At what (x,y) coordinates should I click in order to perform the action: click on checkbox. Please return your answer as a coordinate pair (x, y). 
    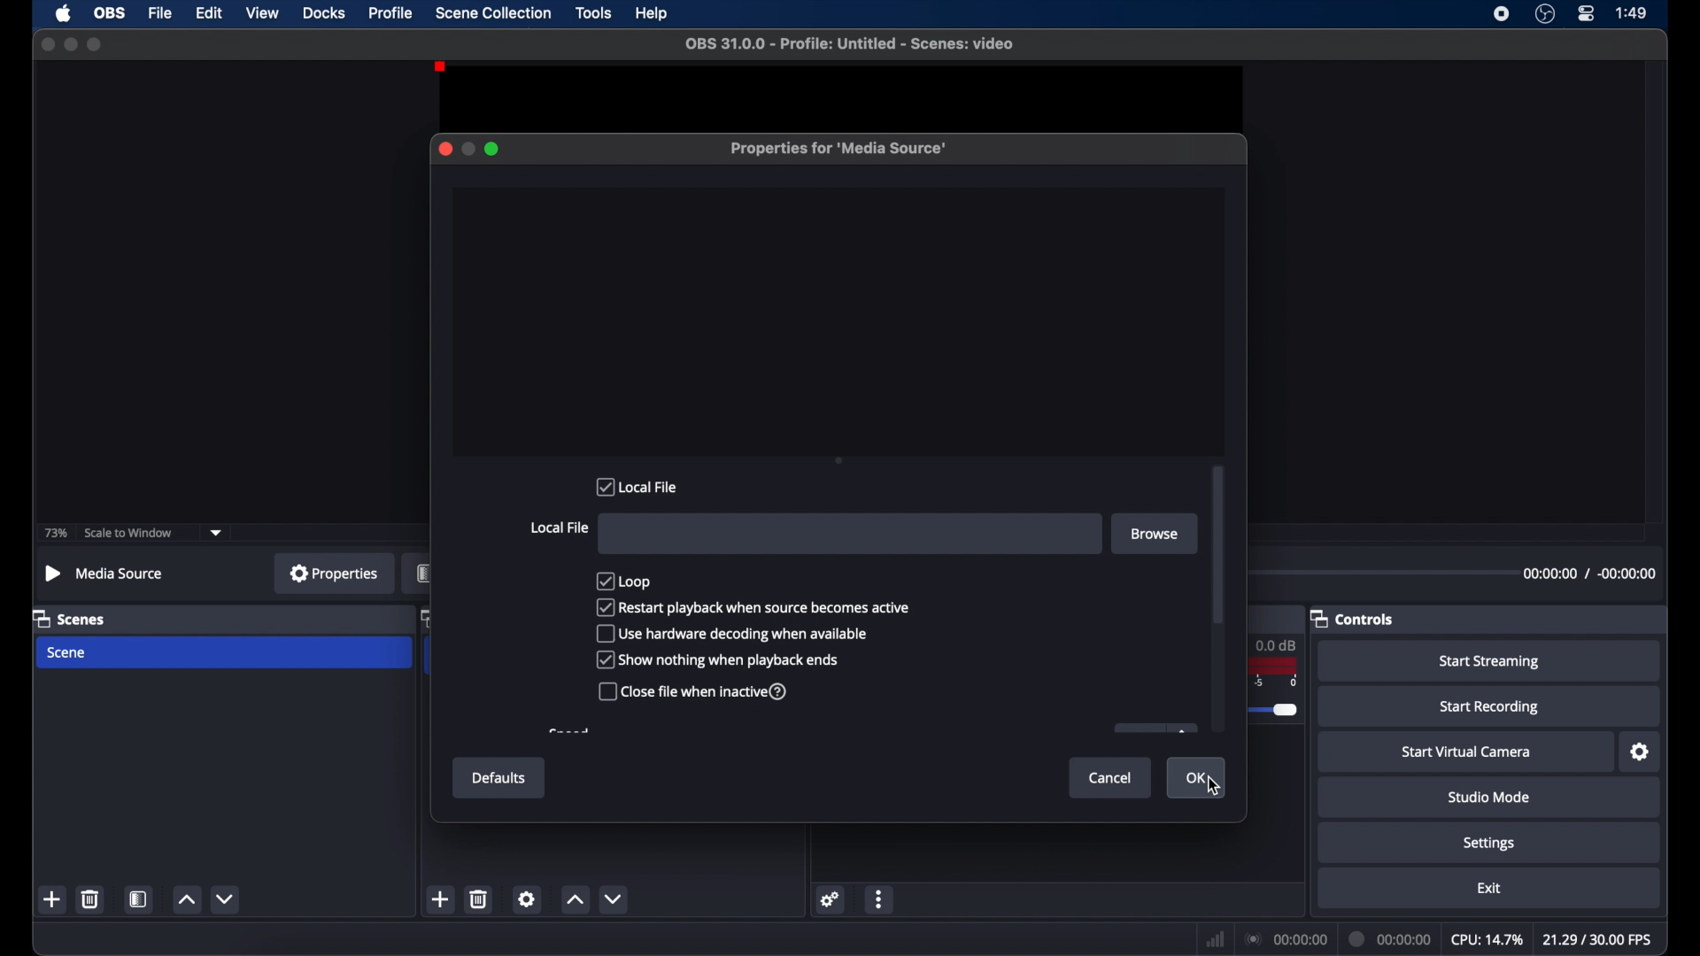
    Looking at the image, I should click on (717, 660).